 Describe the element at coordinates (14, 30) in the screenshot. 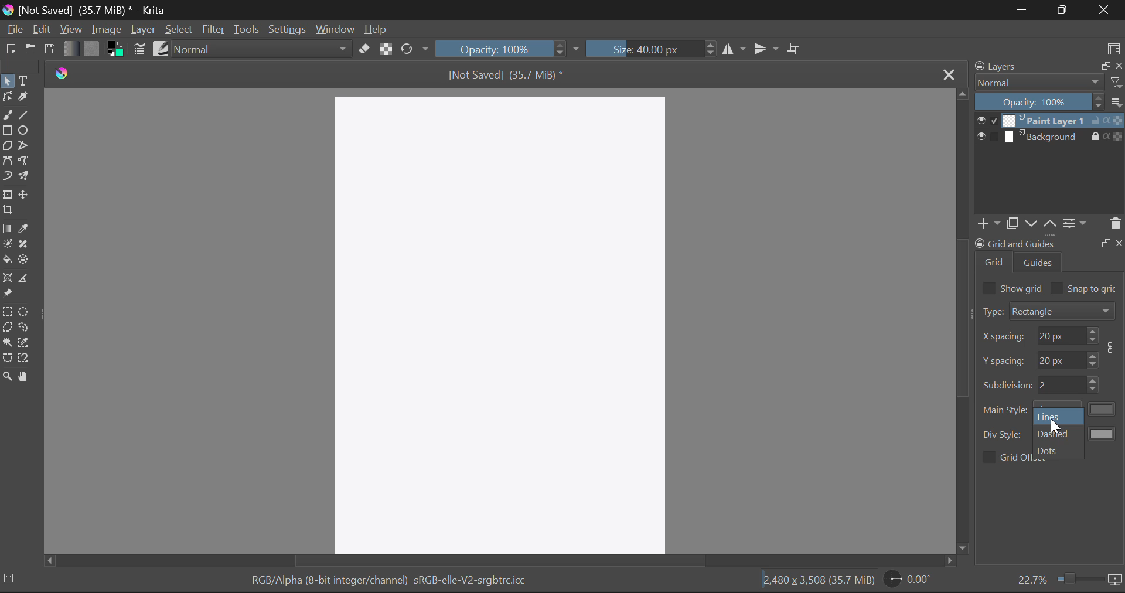

I see `File` at that location.